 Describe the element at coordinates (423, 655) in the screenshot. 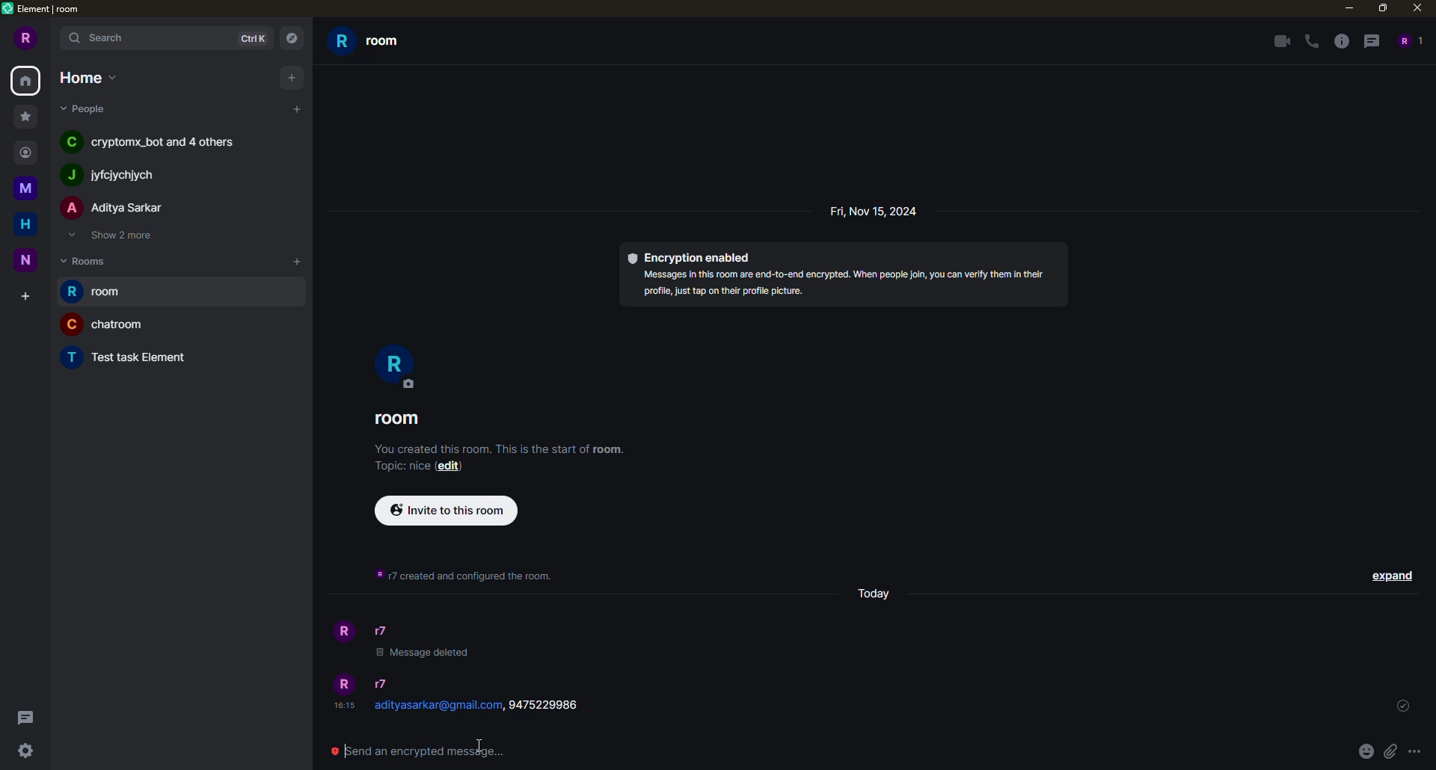

I see `deleted` at that location.